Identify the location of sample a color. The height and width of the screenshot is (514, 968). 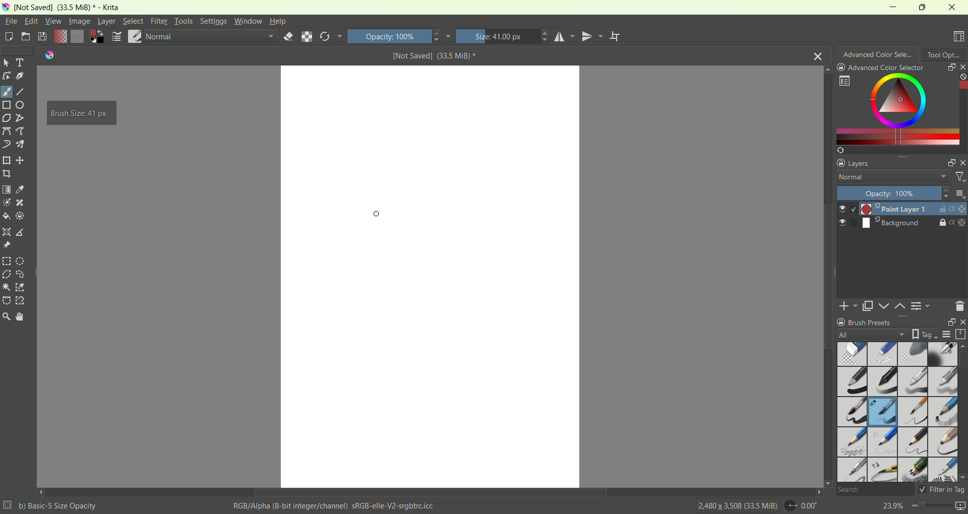
(20, 189).